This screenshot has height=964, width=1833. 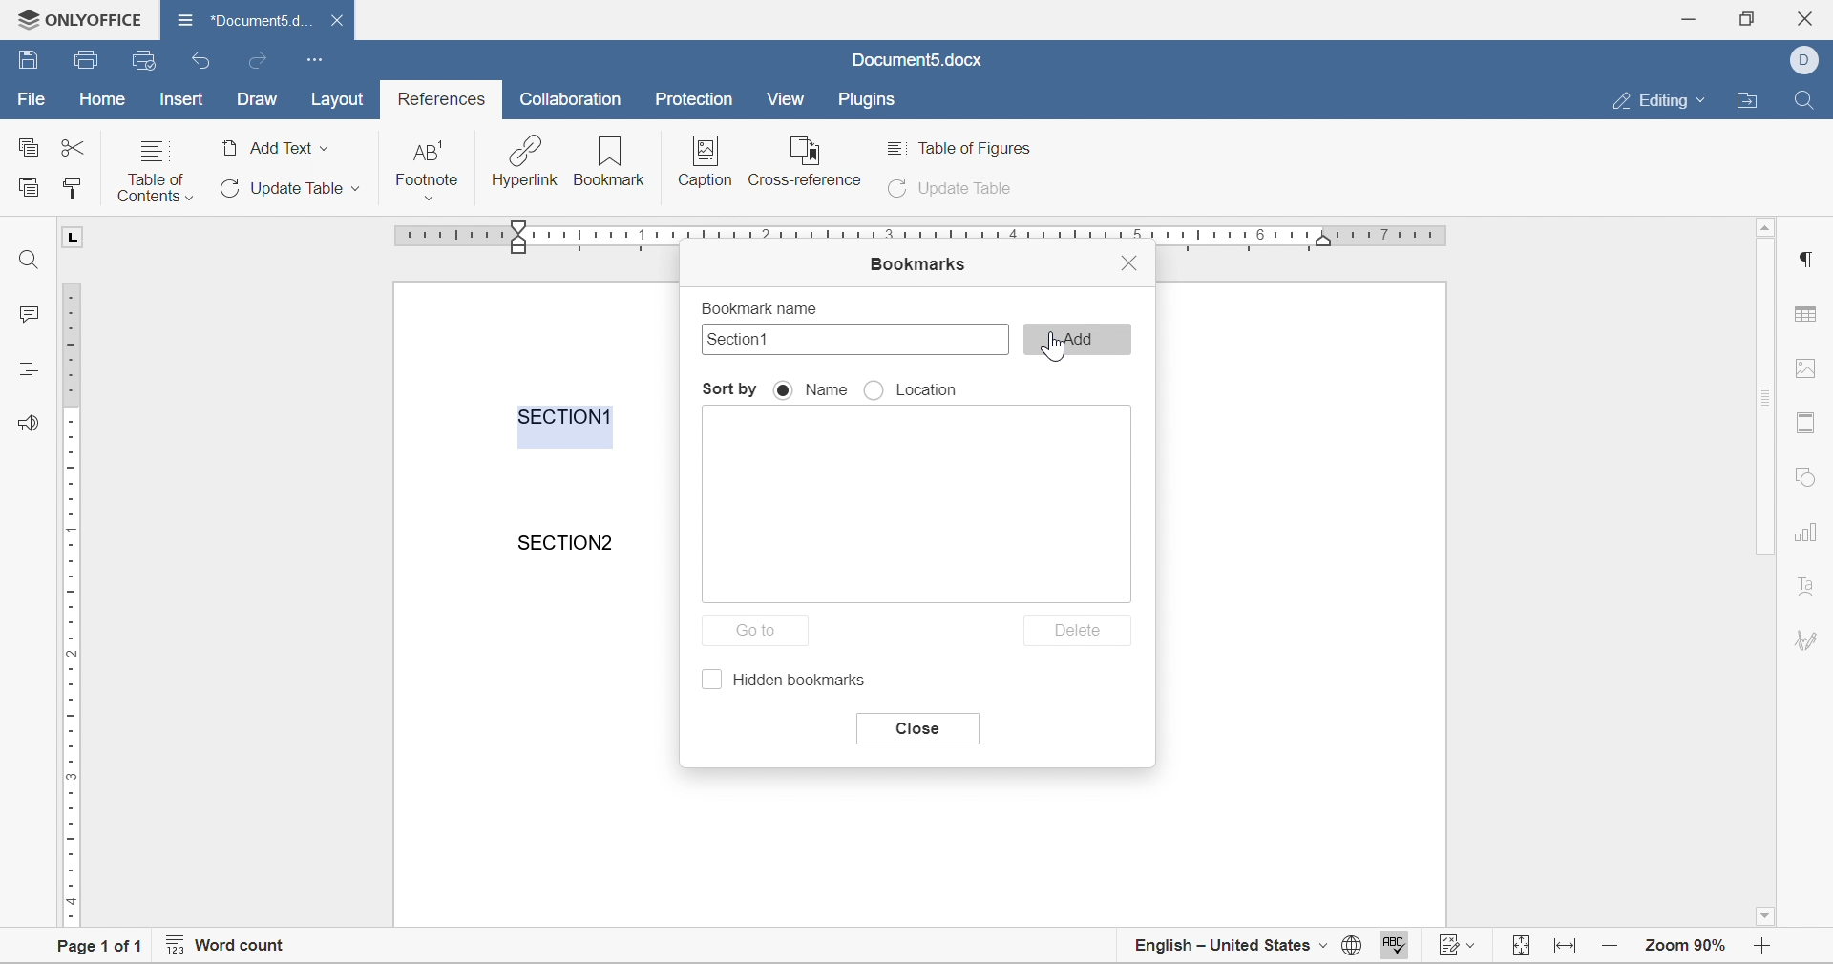 I want to click on quick print, so click(x=146, y=59).